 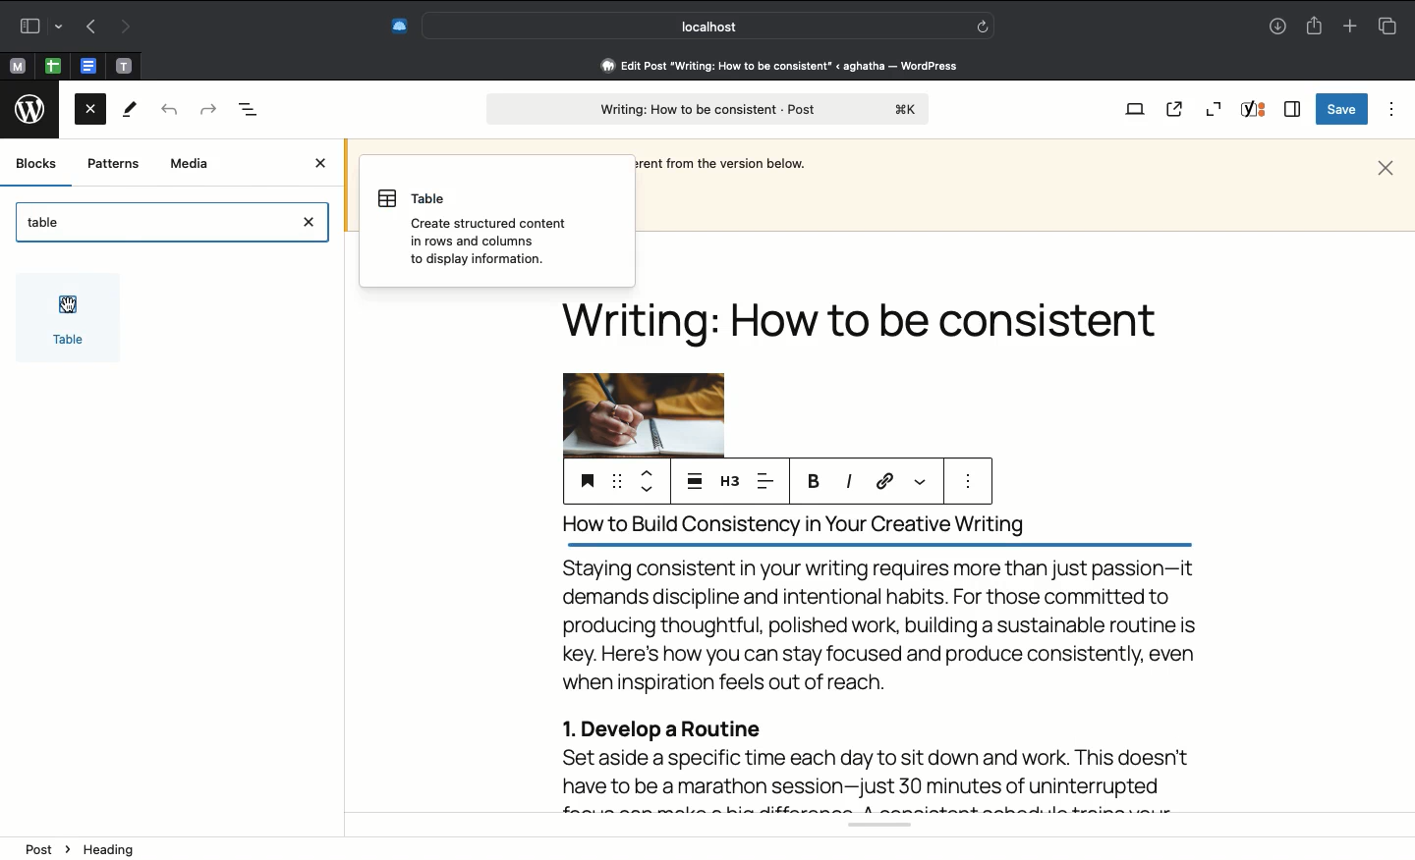 What do you see at coordinates (968, 482) in the screenshot?
I see `options` at bounding box center [968, 482].